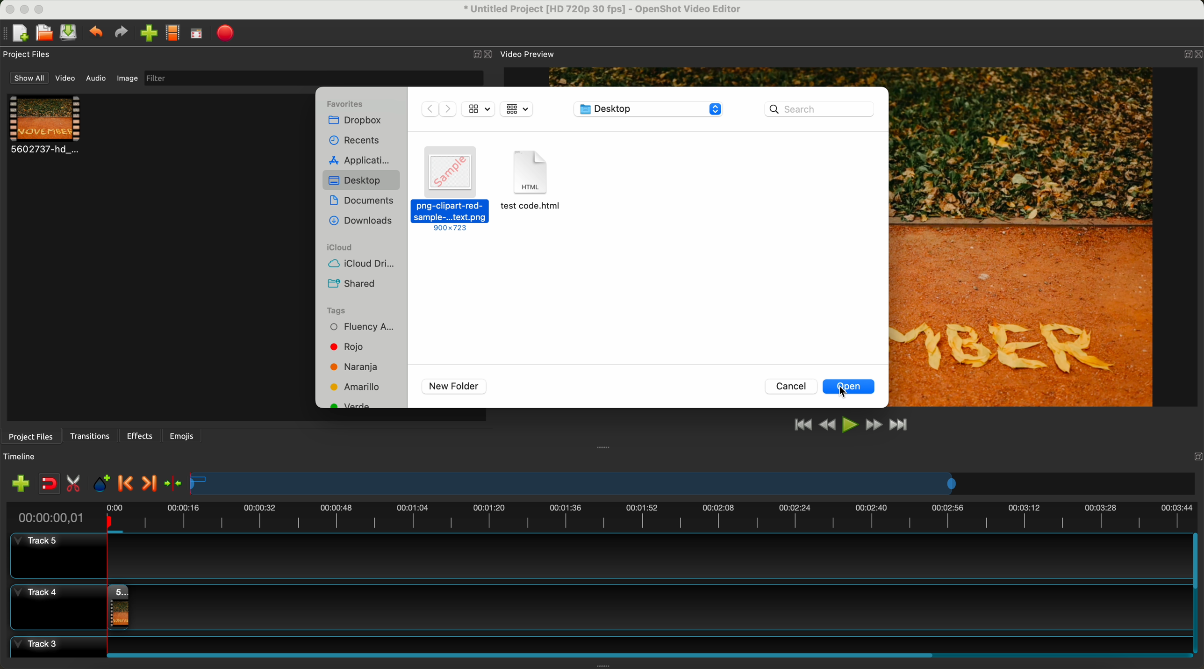 The image size is (1204, 669). Describe the element at coordinates (900, 426) in the screenshot. I see `jump to end` at that location.